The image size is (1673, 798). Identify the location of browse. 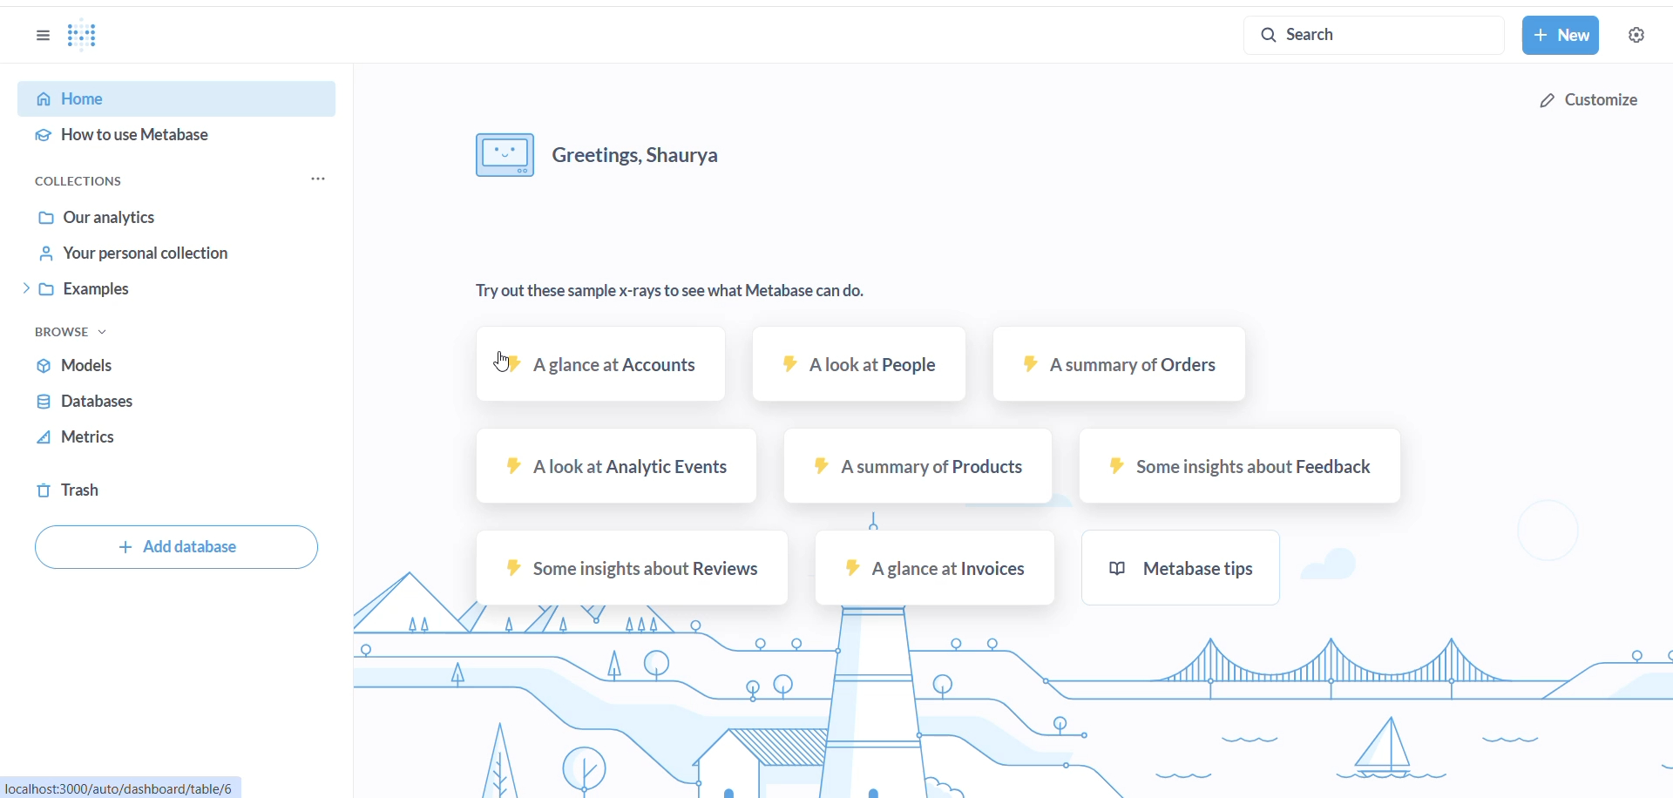
(67, 334).